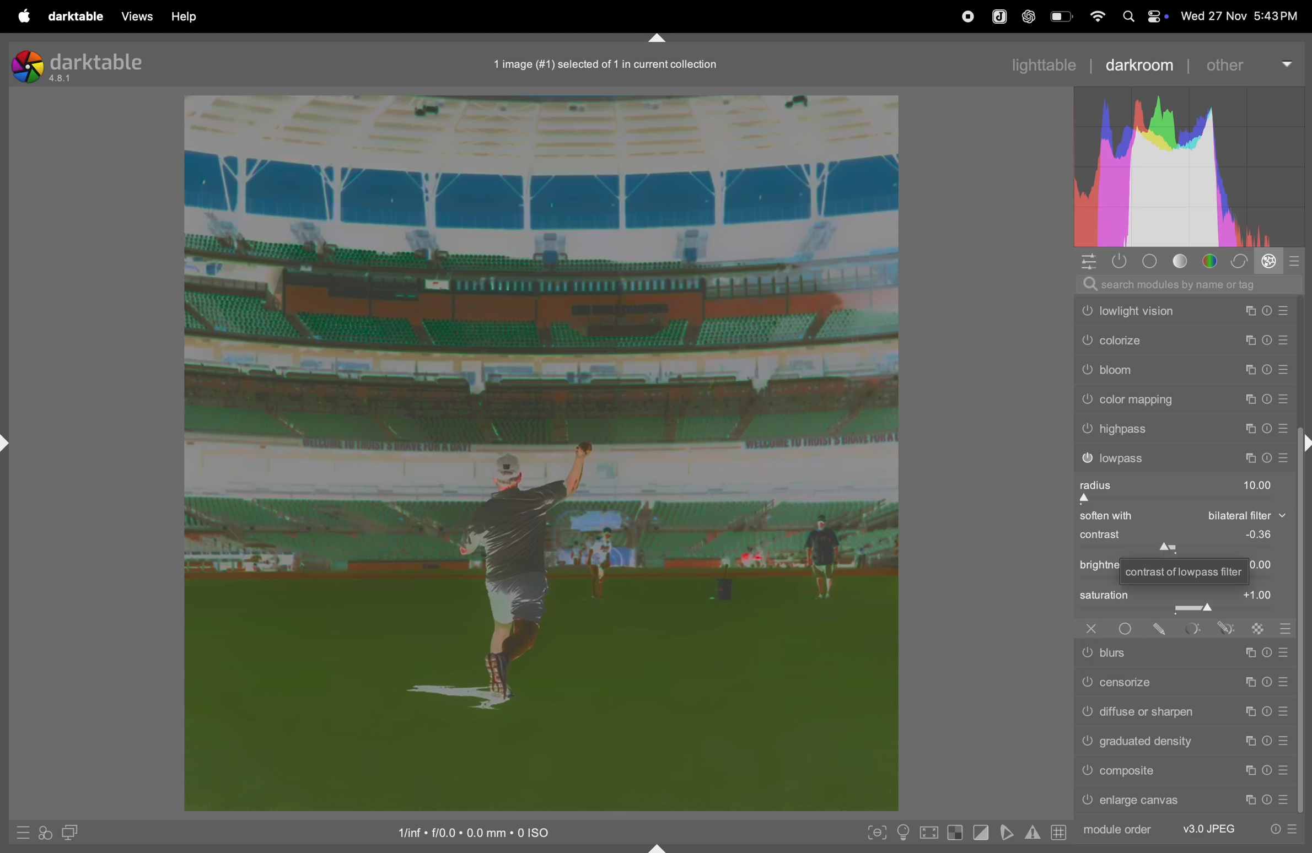 The width and height of the screenshot is (1312, 853). What do you see at coordinates (1085, 262) in the screenshot?
I see `quick acess panel` at bounding box center [1085, 262].